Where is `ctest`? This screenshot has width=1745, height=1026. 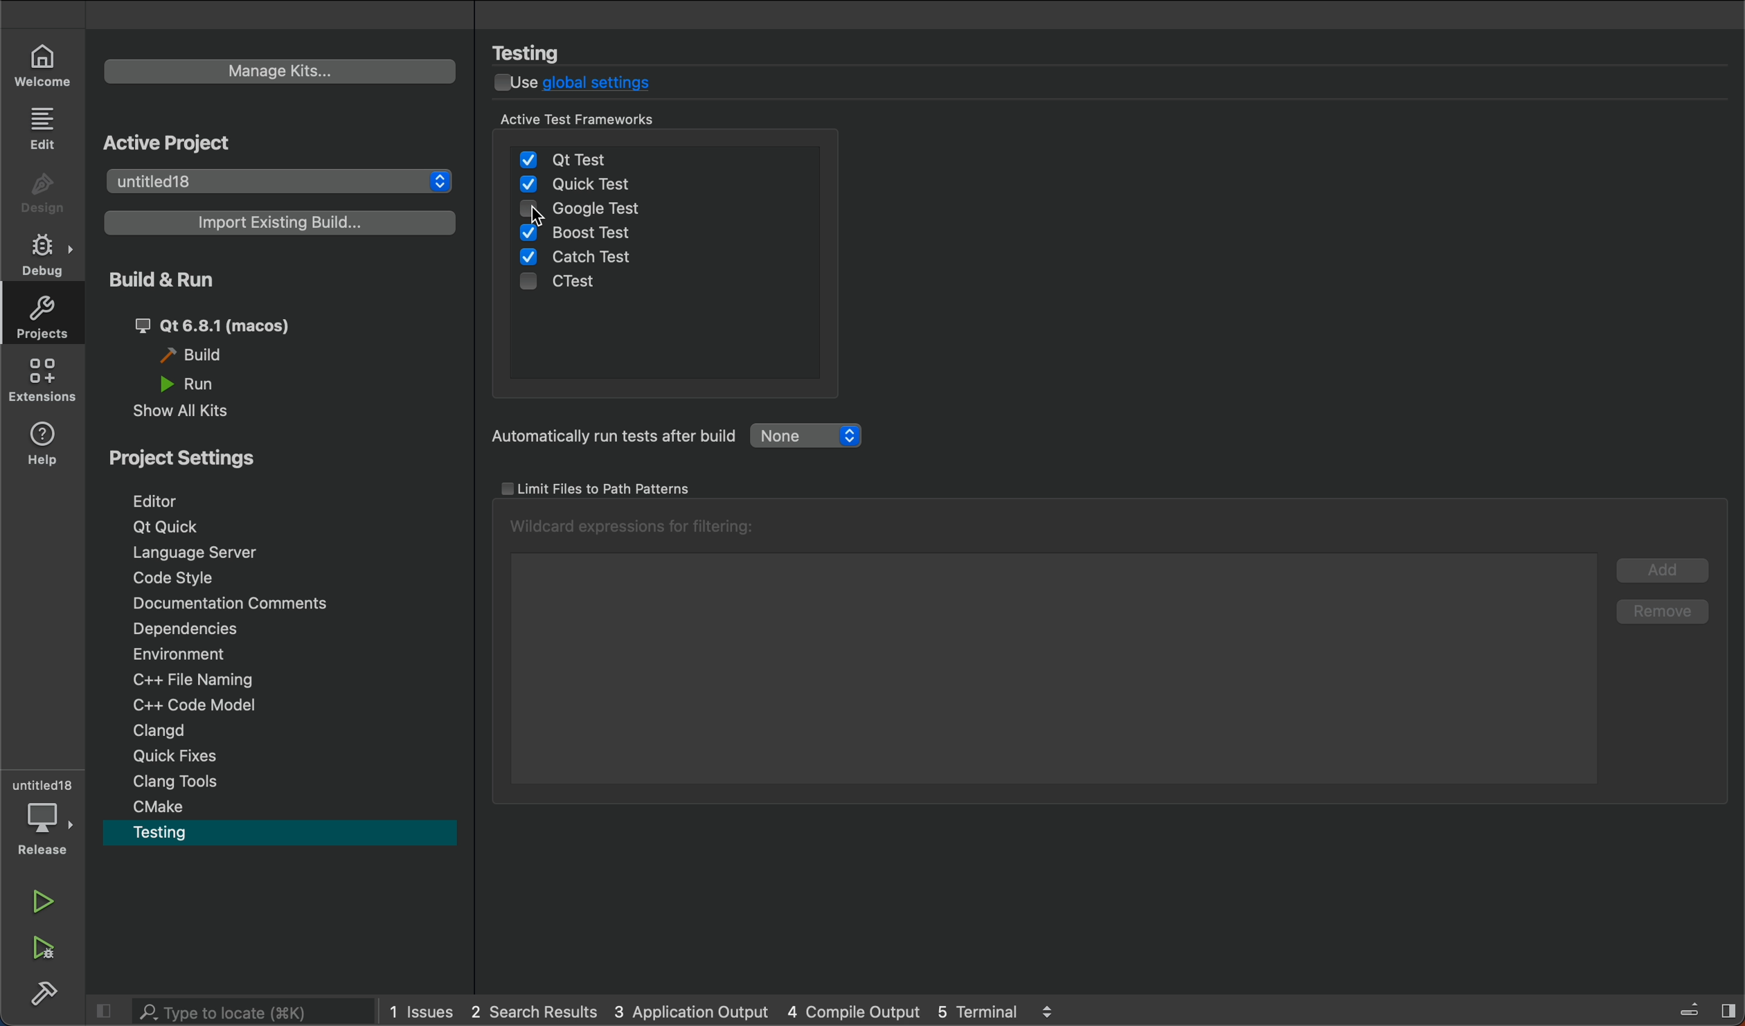
ctest is located at coordinates (584, 285).